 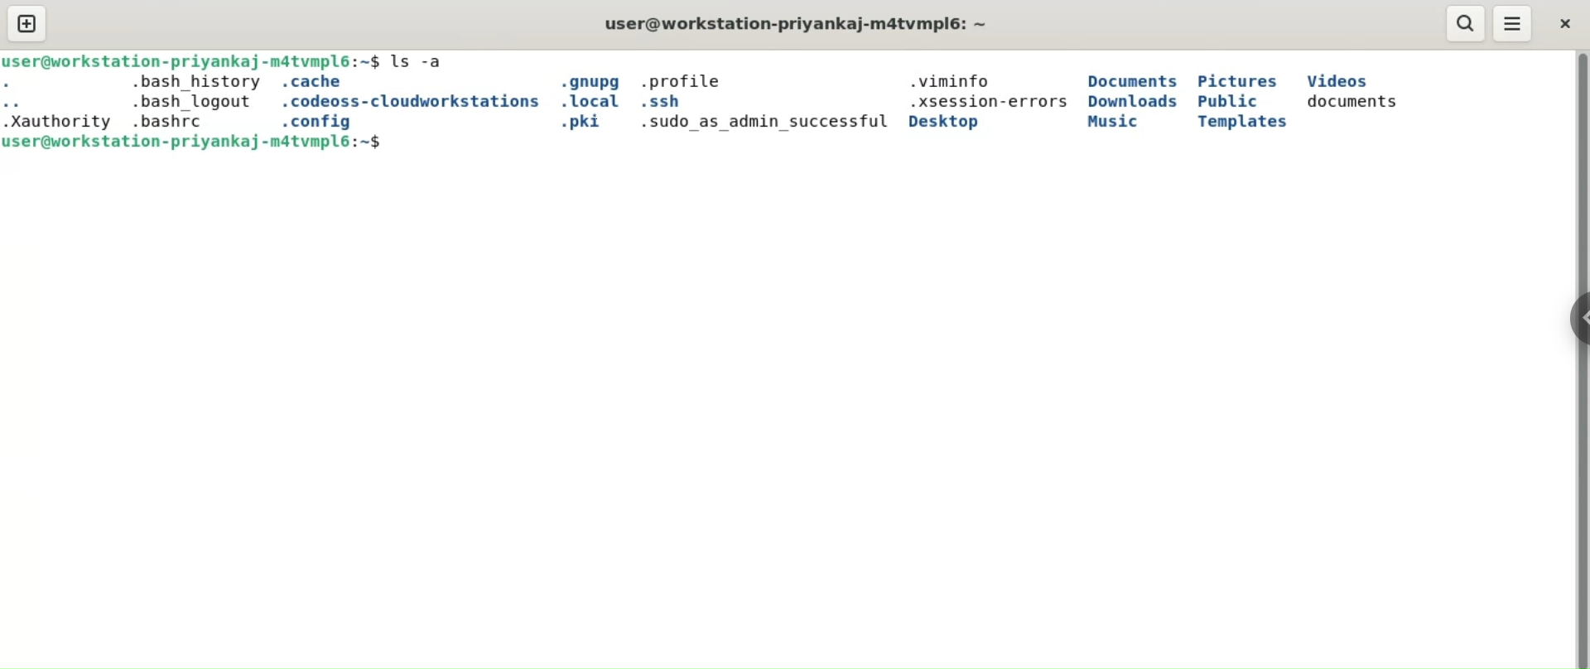 What do you see at coordinates (693, 80) in the screenshot?
I see `.profile` at bounding box center [693, 80].